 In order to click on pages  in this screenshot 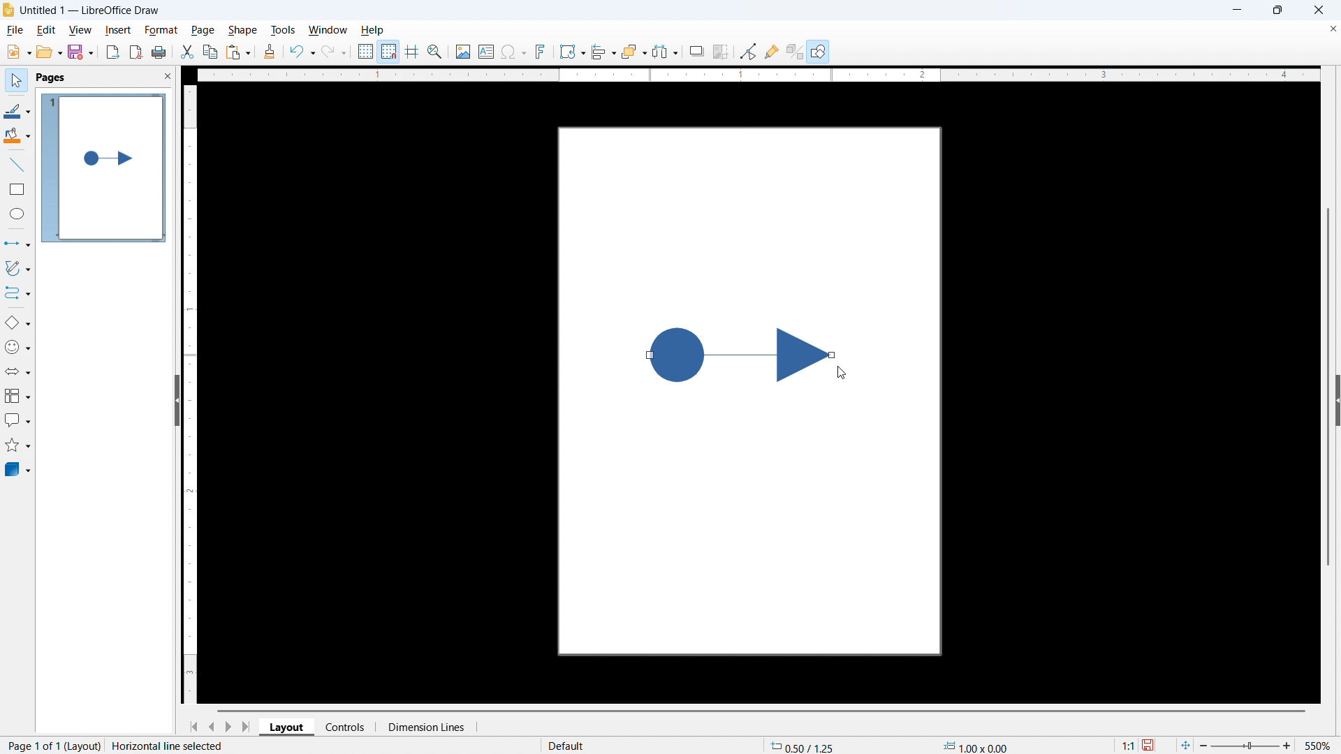, I will do `click(52, 77)`.